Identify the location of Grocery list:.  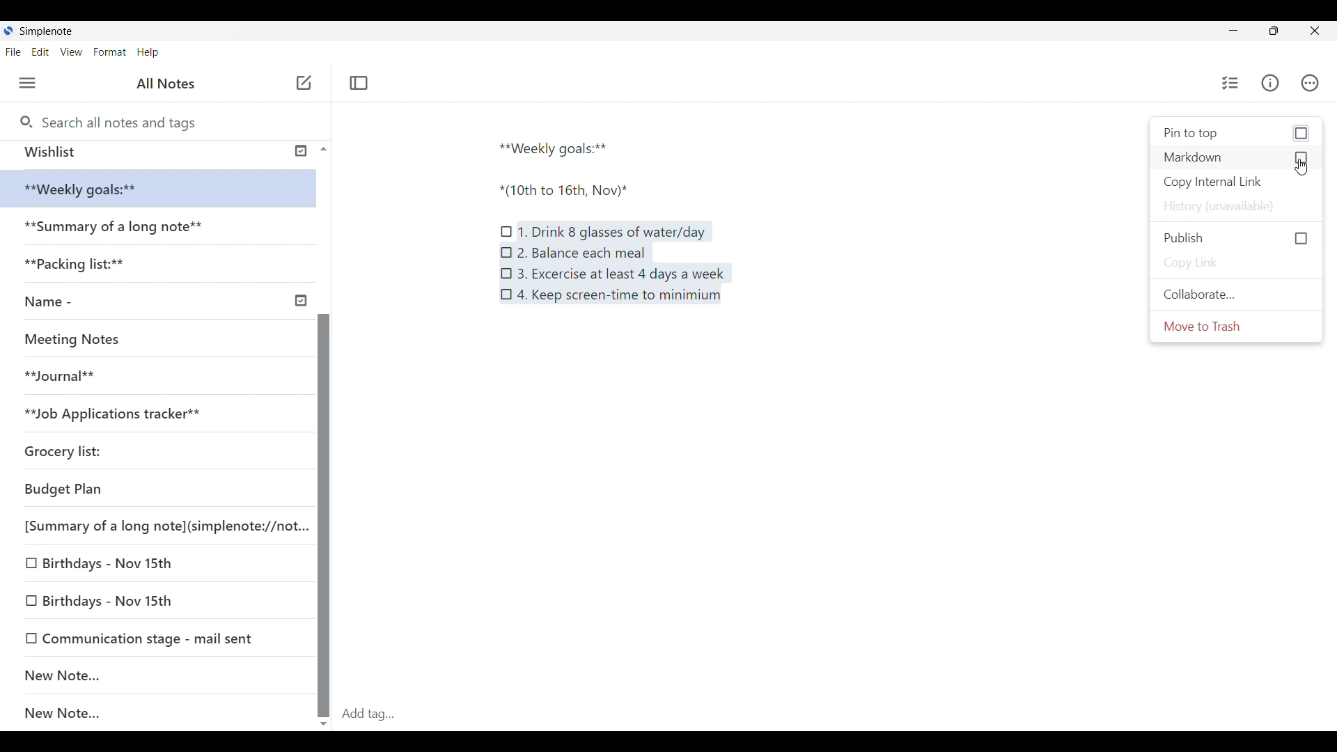
(84, 447).